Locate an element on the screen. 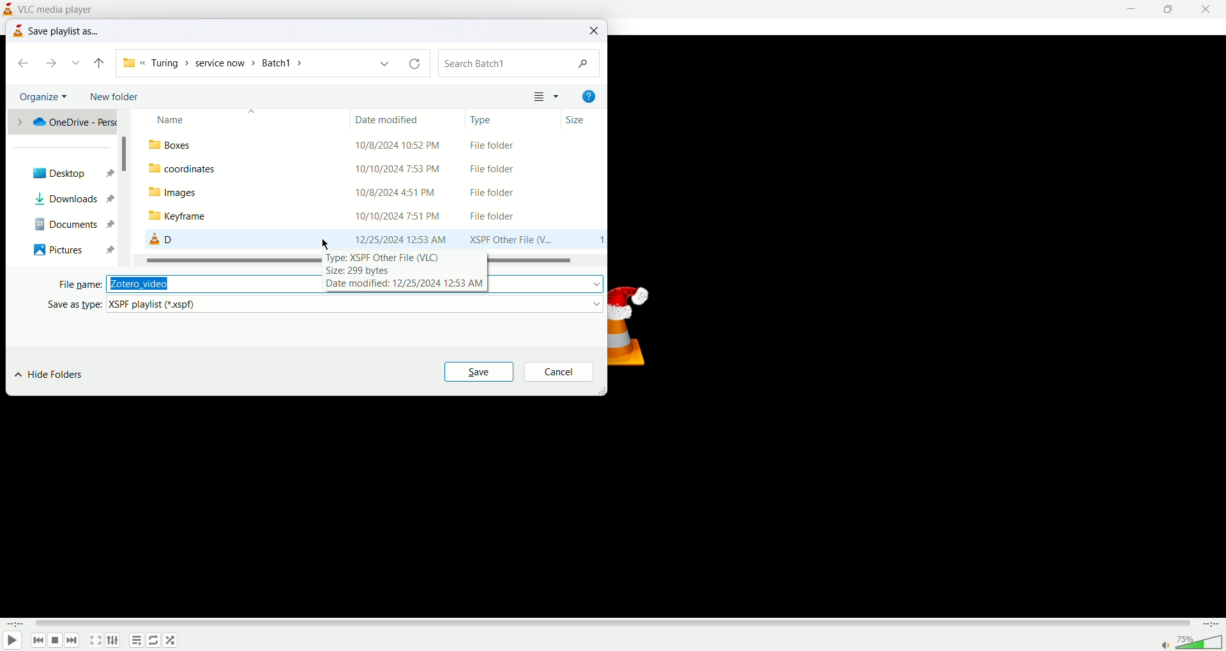 This screenshot has width=1226, height=651. stop is located at coordinates (56, 641).